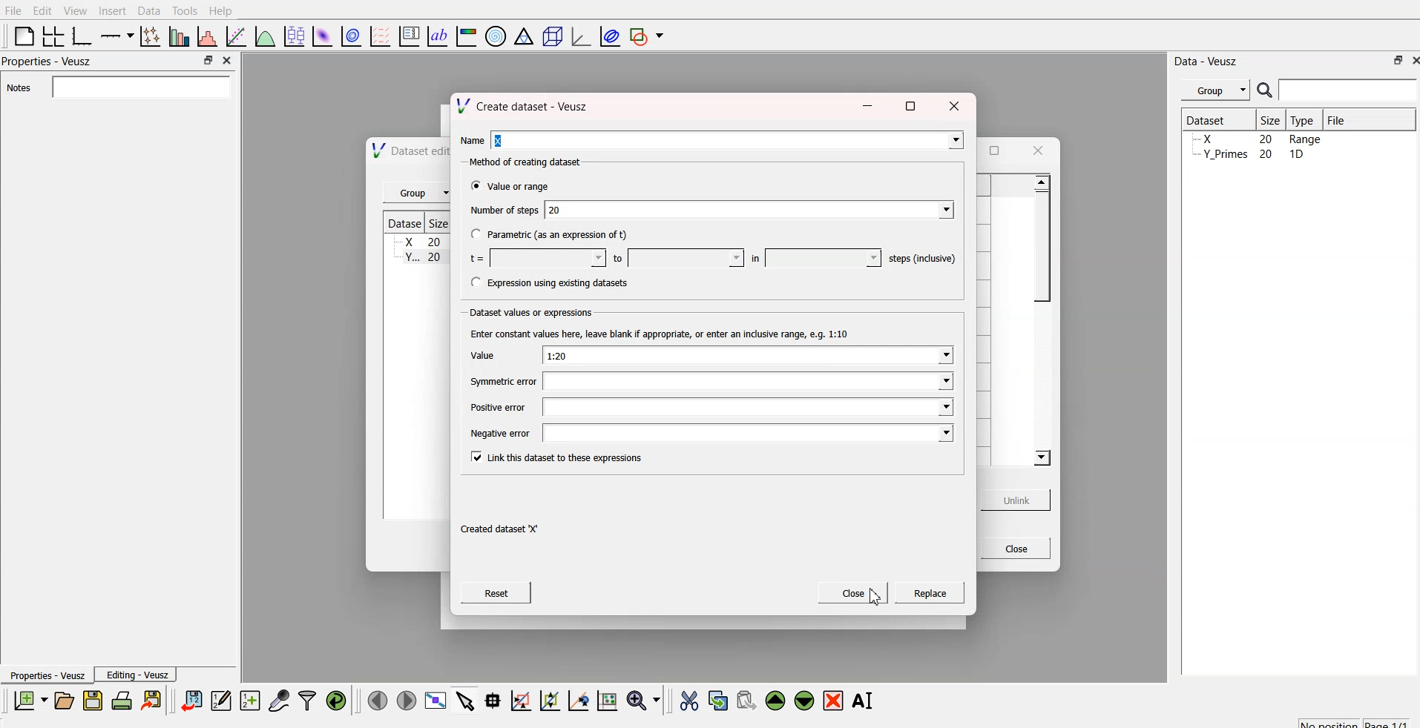 This screenshot has height=728, width=1420. Describe the element at coordinates (411, 191) in the screenshot. I see `‘Group` at that location.